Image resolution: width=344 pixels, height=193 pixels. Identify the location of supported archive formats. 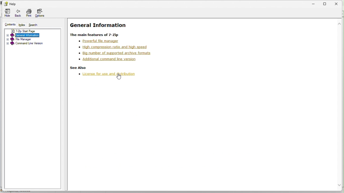
(114, 53).